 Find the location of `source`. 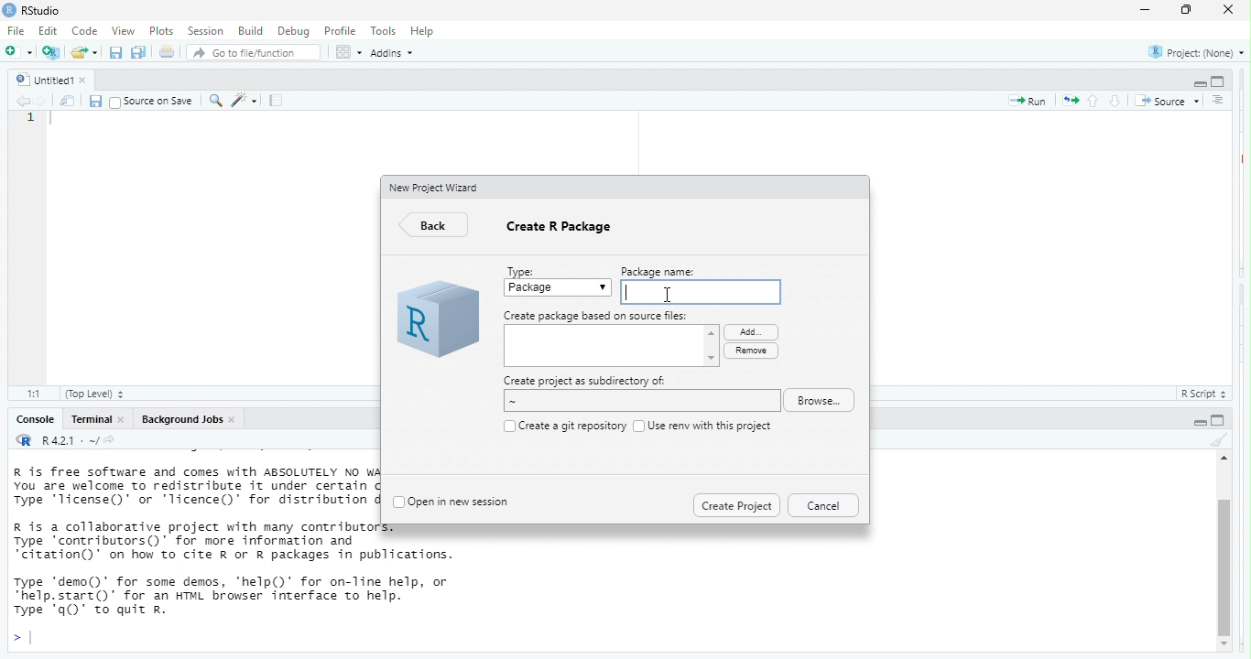

source is located at coordinates (1167, 99).